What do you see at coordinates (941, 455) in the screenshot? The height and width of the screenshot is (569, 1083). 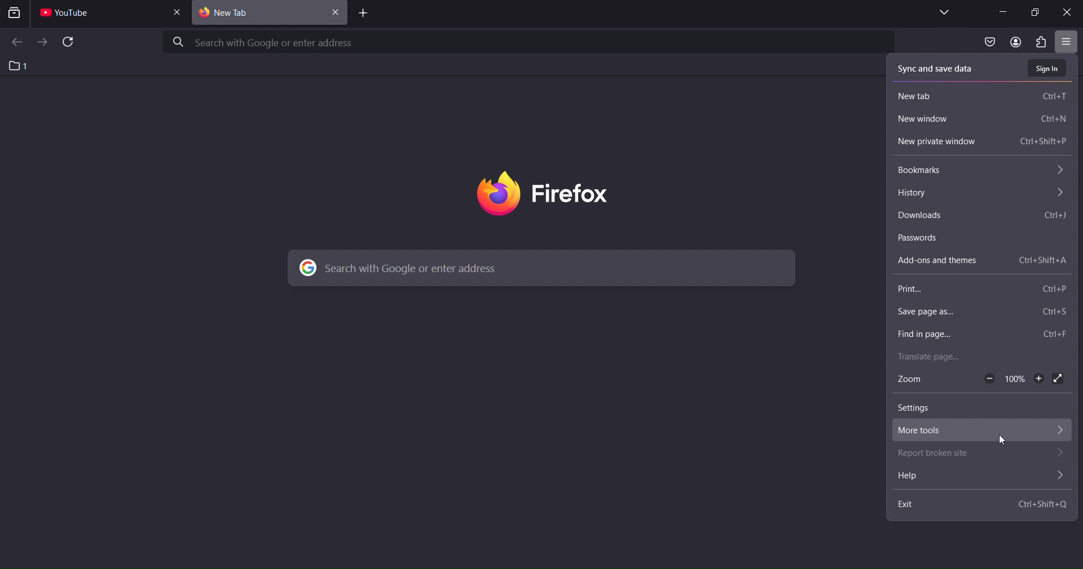 I see `report broken site` at bounding box center [941, 455].